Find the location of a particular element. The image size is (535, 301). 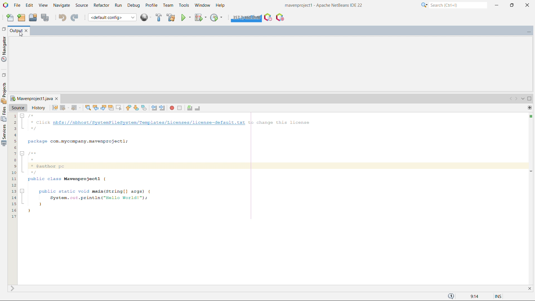

shift line right is located at coordinates (163, 108).